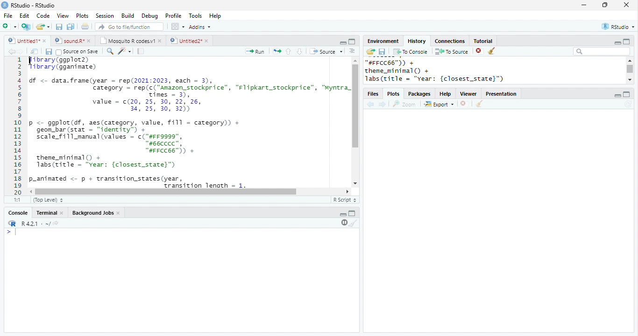 This screenshot has height=336, width=638. I want to click on To Source, so click(452, 51).